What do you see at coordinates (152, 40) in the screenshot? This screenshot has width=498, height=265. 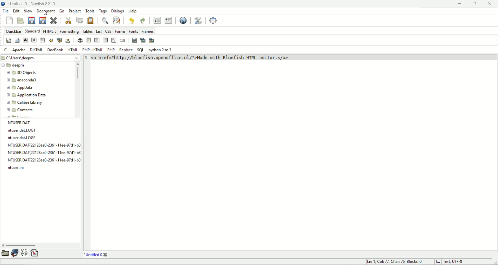 I see `MULTI THUMBNAIL` at bounding box center [152, 40].